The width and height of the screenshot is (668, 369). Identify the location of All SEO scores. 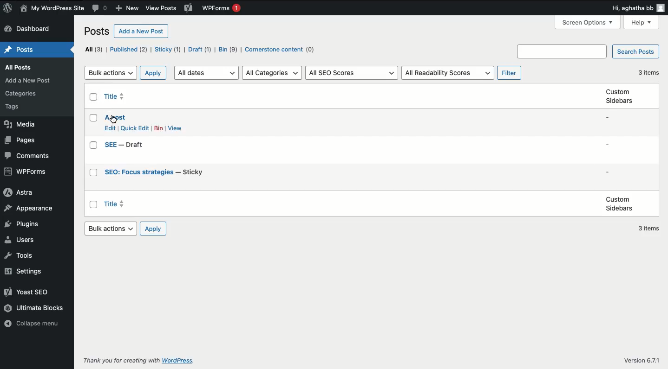
(352, 73).